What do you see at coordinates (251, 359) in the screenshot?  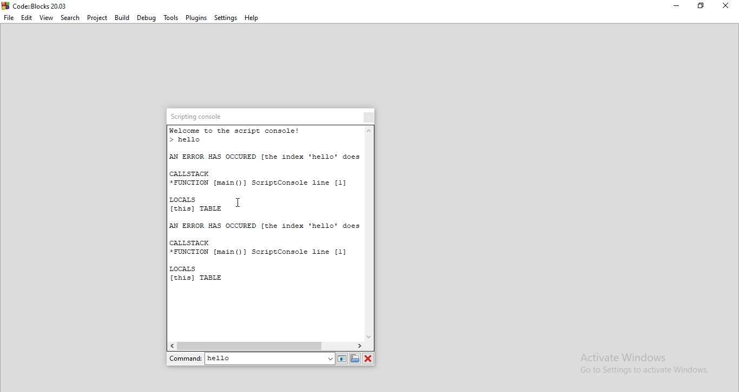 I see `command - hello` at bounding box center [251, 359].